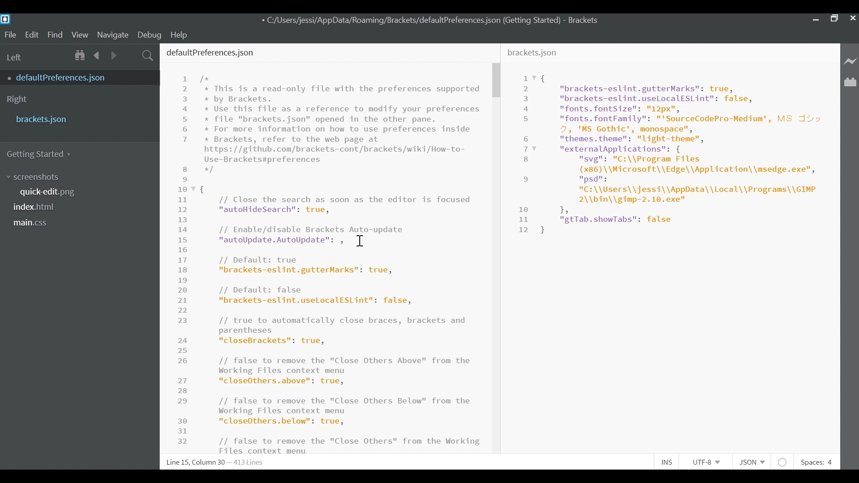 The image size is (859, 483). I want to click on Navigate Forward, so click(114, 54).